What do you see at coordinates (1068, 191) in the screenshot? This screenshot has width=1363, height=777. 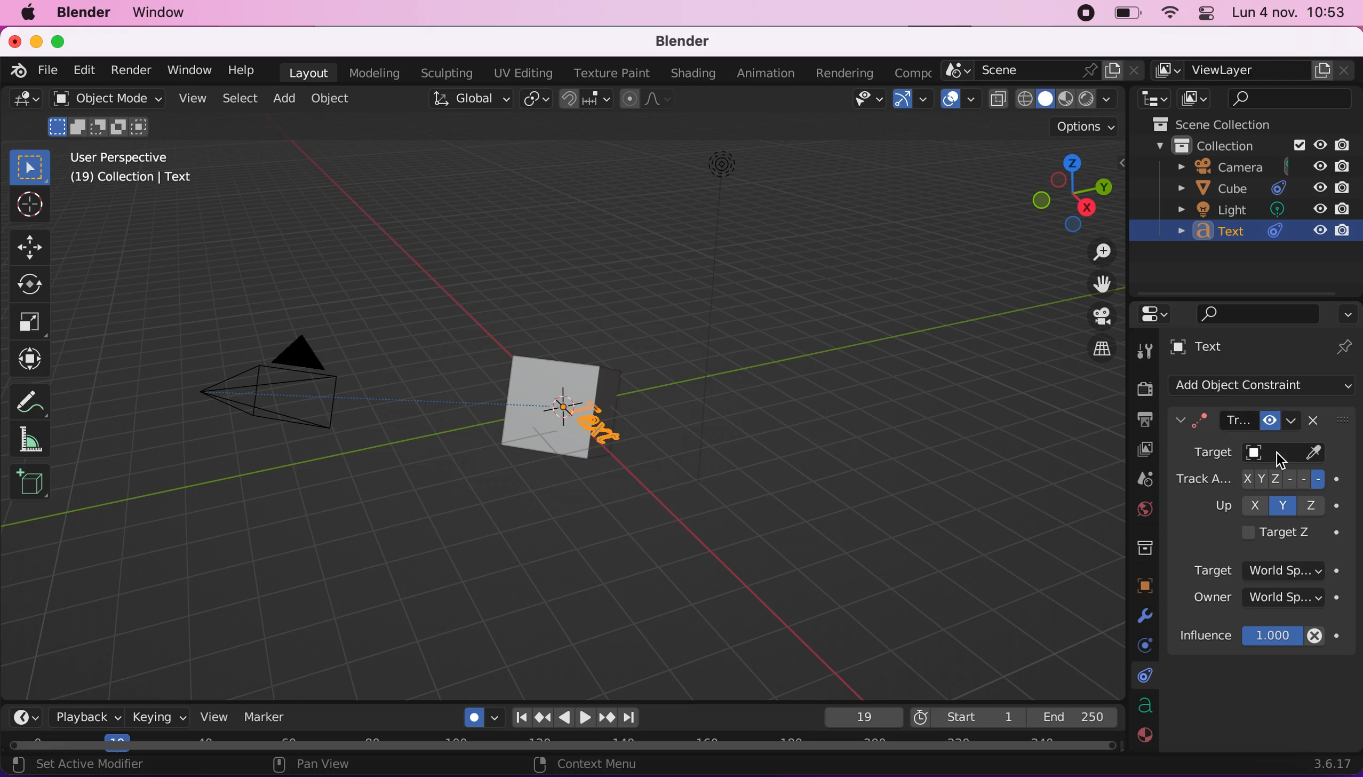 I see `click, shortcut, drag` at bounding box center [1068, 191].